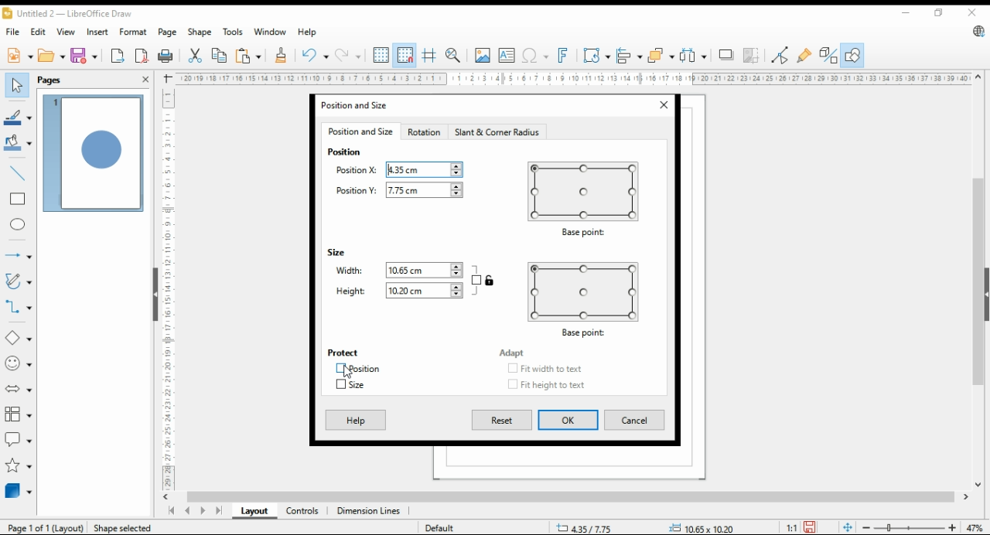  Describe the element at coordinates (807, 54) in the screenshot. I see `show gluepoint functions` at that location.